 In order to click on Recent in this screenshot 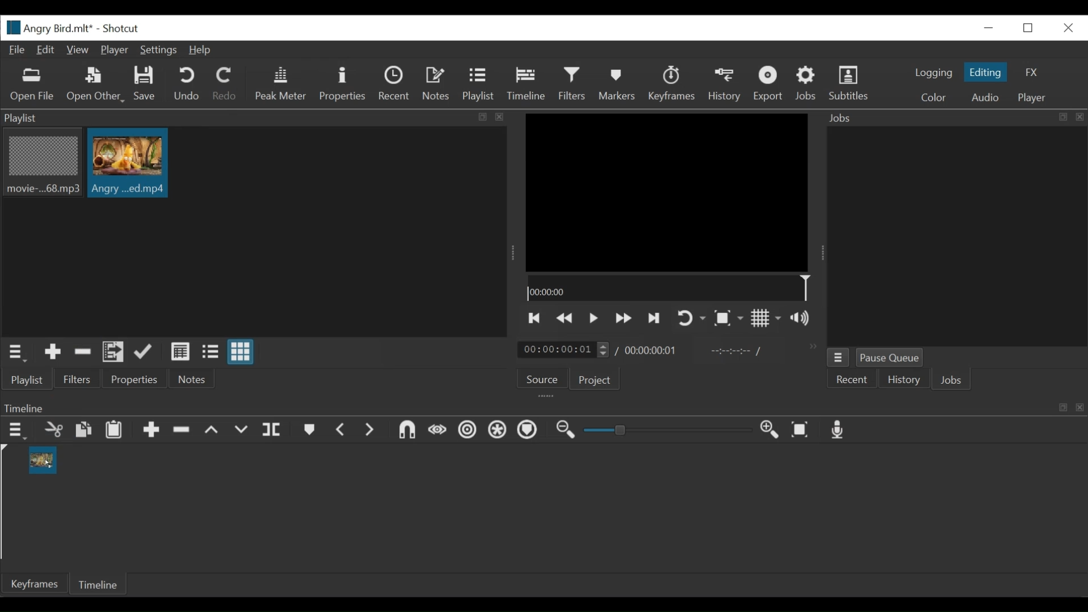, I will do `click(852, 379)`.